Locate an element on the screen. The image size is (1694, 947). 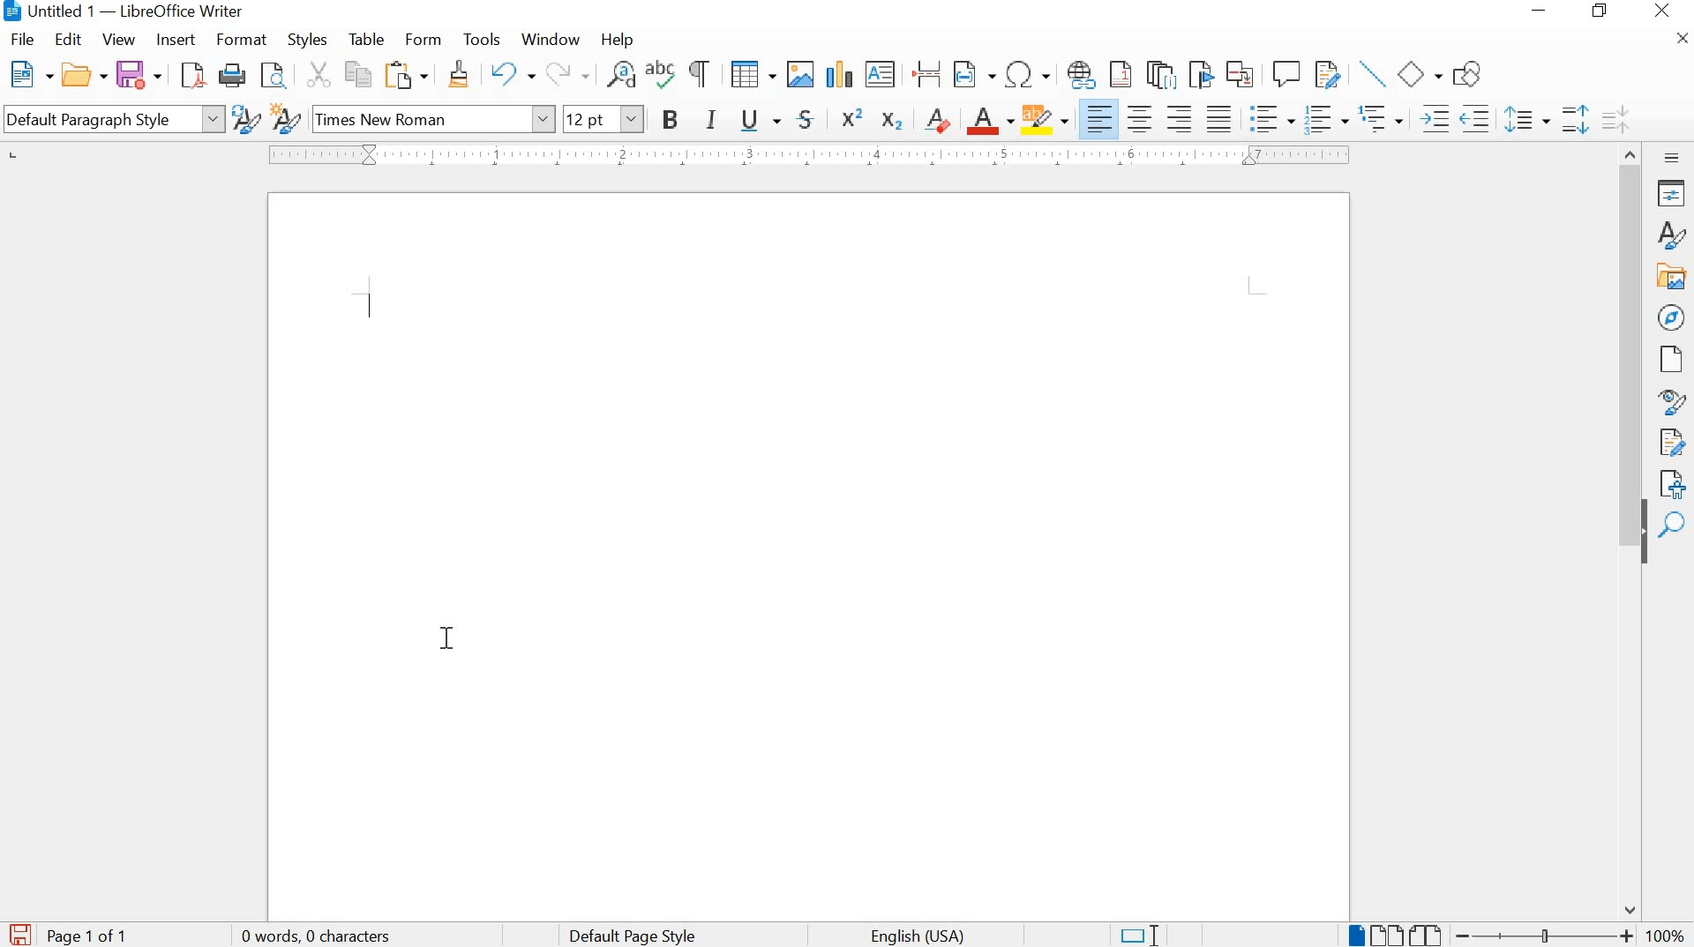
SIDEBAR SETTINGS is located at coordinates (1672, 158).